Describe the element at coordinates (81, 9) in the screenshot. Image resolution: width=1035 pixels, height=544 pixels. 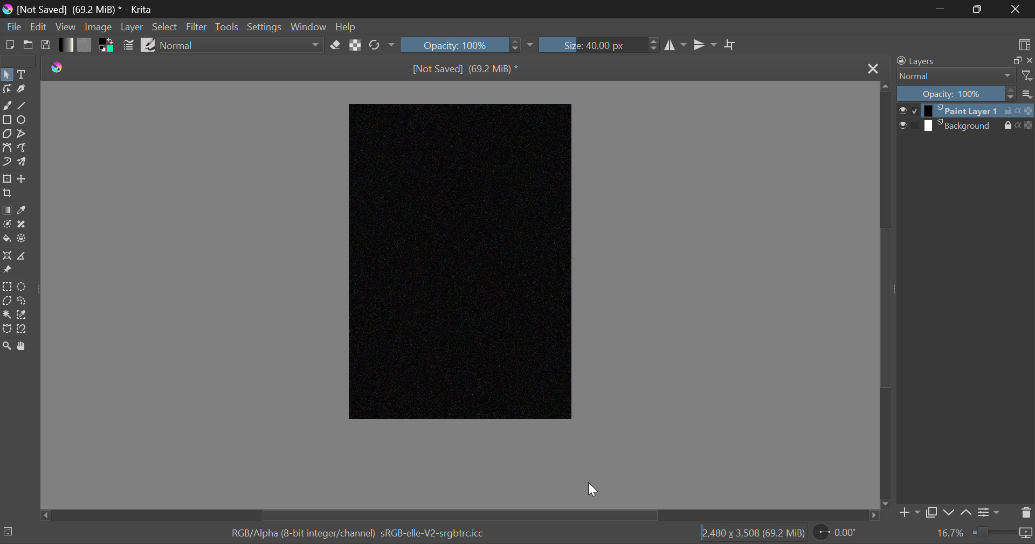
I see `[not saved] (69.2 mib)* - krita` at that location.